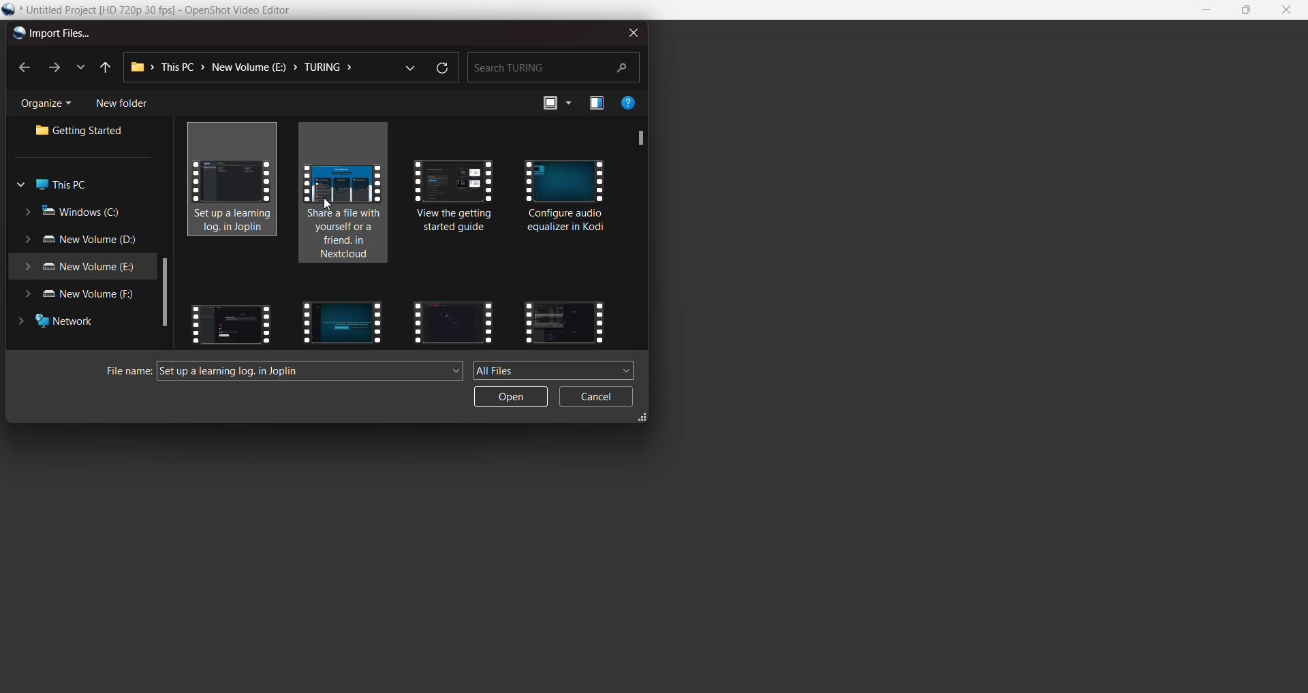 This screenshot has width=1308, height=693. I want to click on close dialog, so click(630, 31).